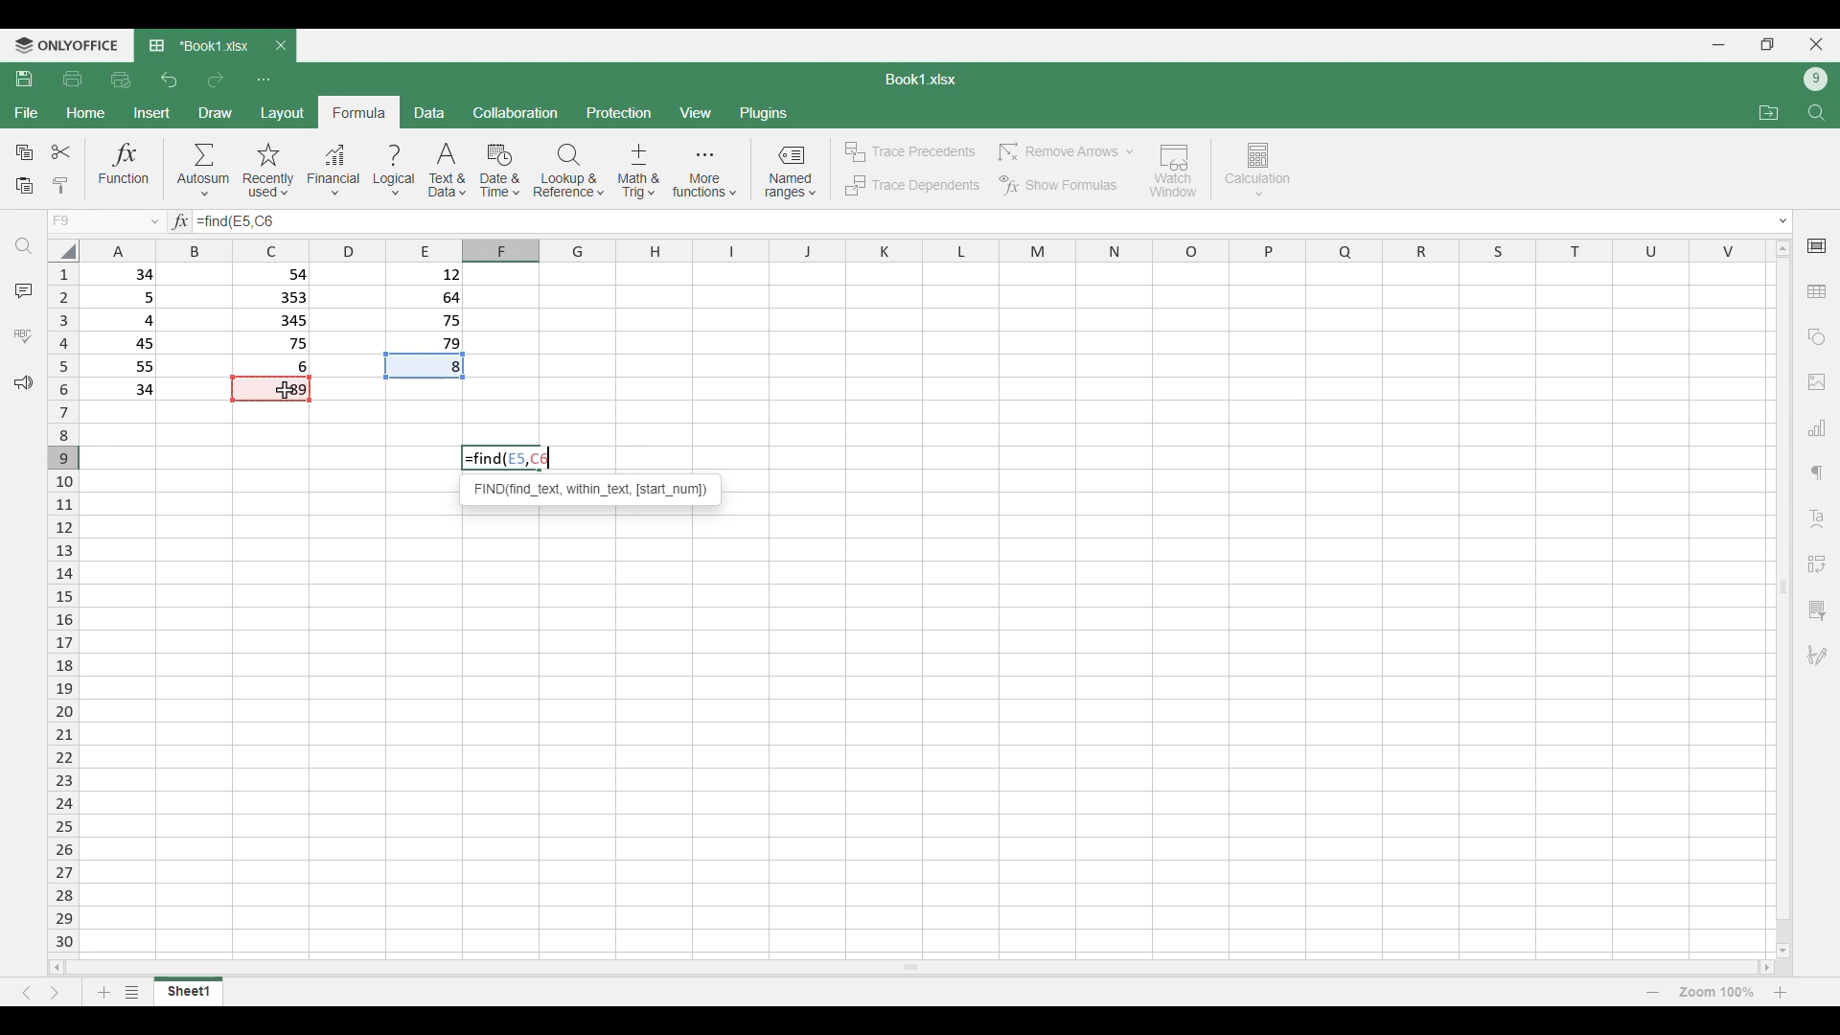 Image resolution: width=1840 pixels, height=1035 pixels. I want to click on Add sheet, so click(104, 992).